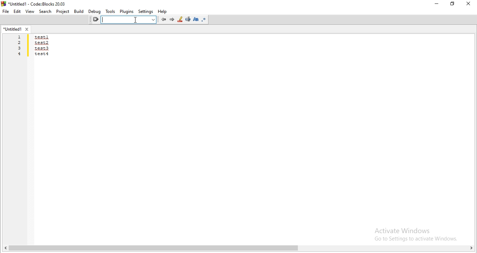 This screenshot has width=477, height=253. I want to click on Activate Windows
Go to Settings to activate Windows., so click(414, 232).